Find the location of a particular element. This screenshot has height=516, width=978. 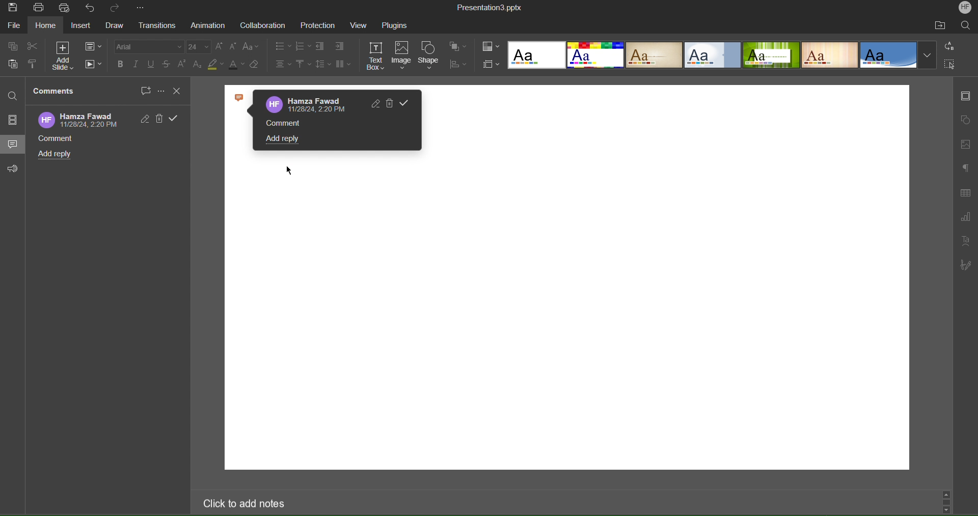

Slide Settings is located at coordinates (966, 96).